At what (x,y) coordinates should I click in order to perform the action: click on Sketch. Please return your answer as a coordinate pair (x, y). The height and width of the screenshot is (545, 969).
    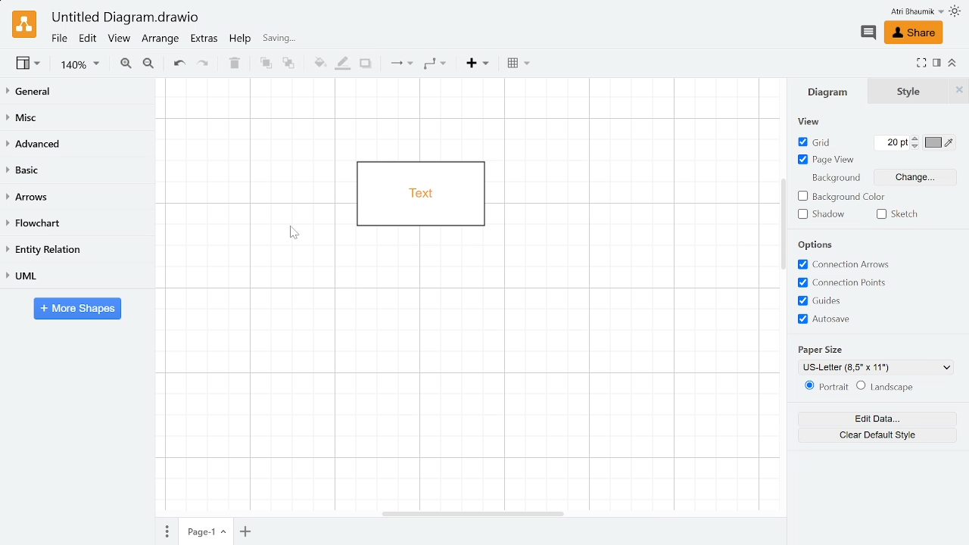
    Looking at the image, I should click on (901, 215).